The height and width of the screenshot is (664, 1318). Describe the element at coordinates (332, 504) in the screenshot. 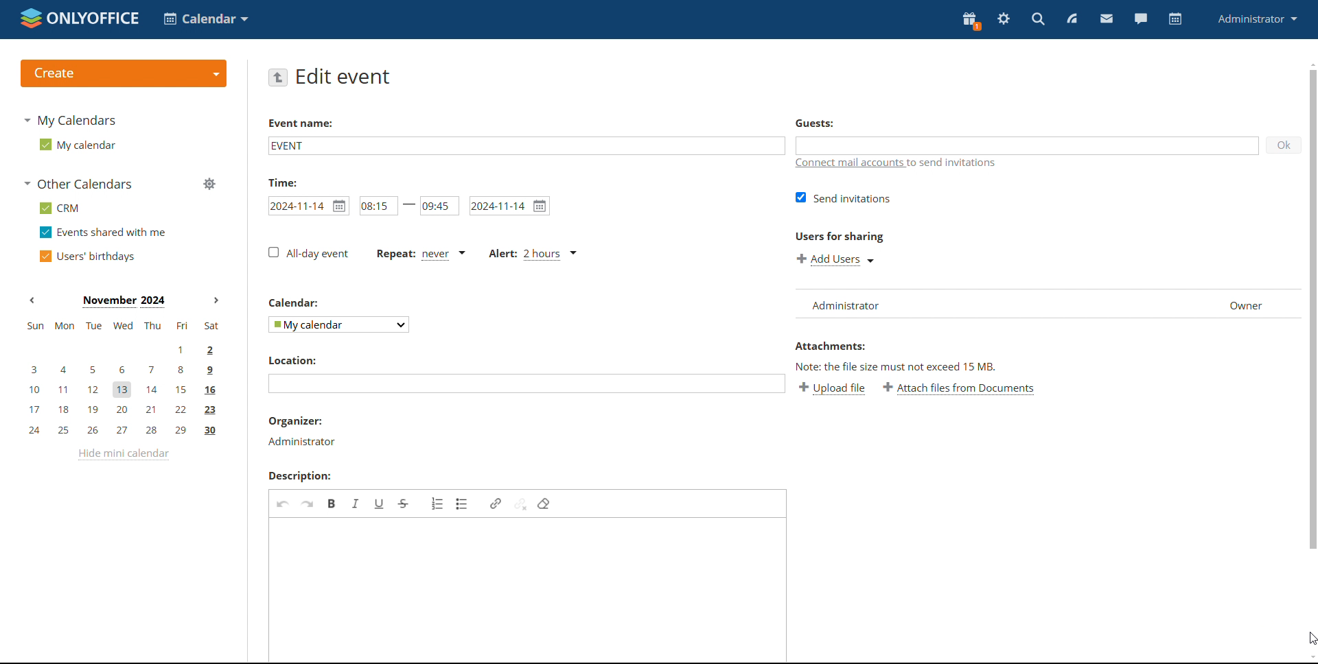

I see `bold` at that location.